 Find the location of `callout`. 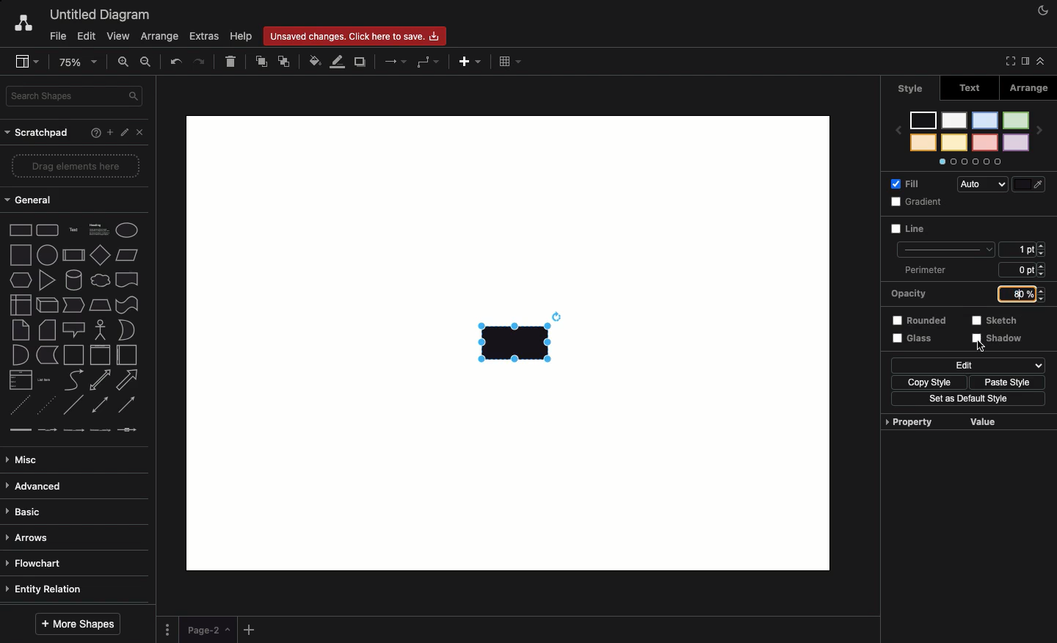

callout is located at coordinates (75, 329).